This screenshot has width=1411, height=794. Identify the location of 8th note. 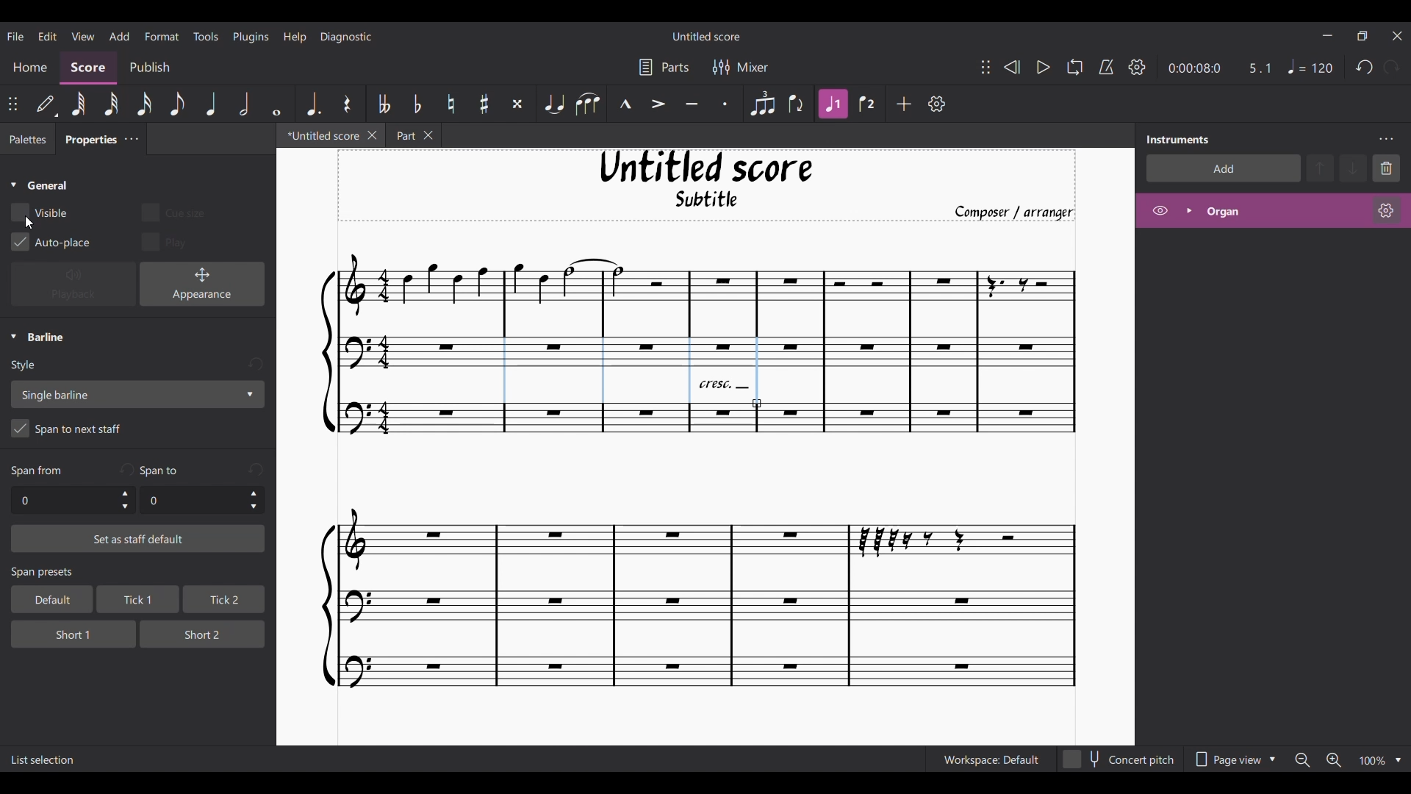
(176, 104).